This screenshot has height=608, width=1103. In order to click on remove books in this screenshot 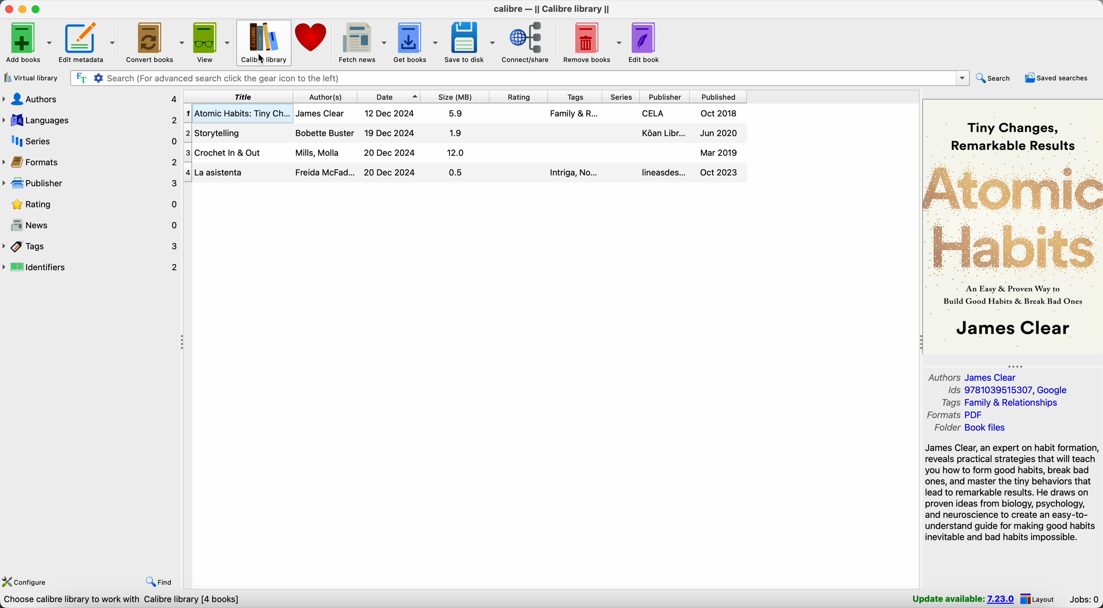, I will do `click(592, 43)`.